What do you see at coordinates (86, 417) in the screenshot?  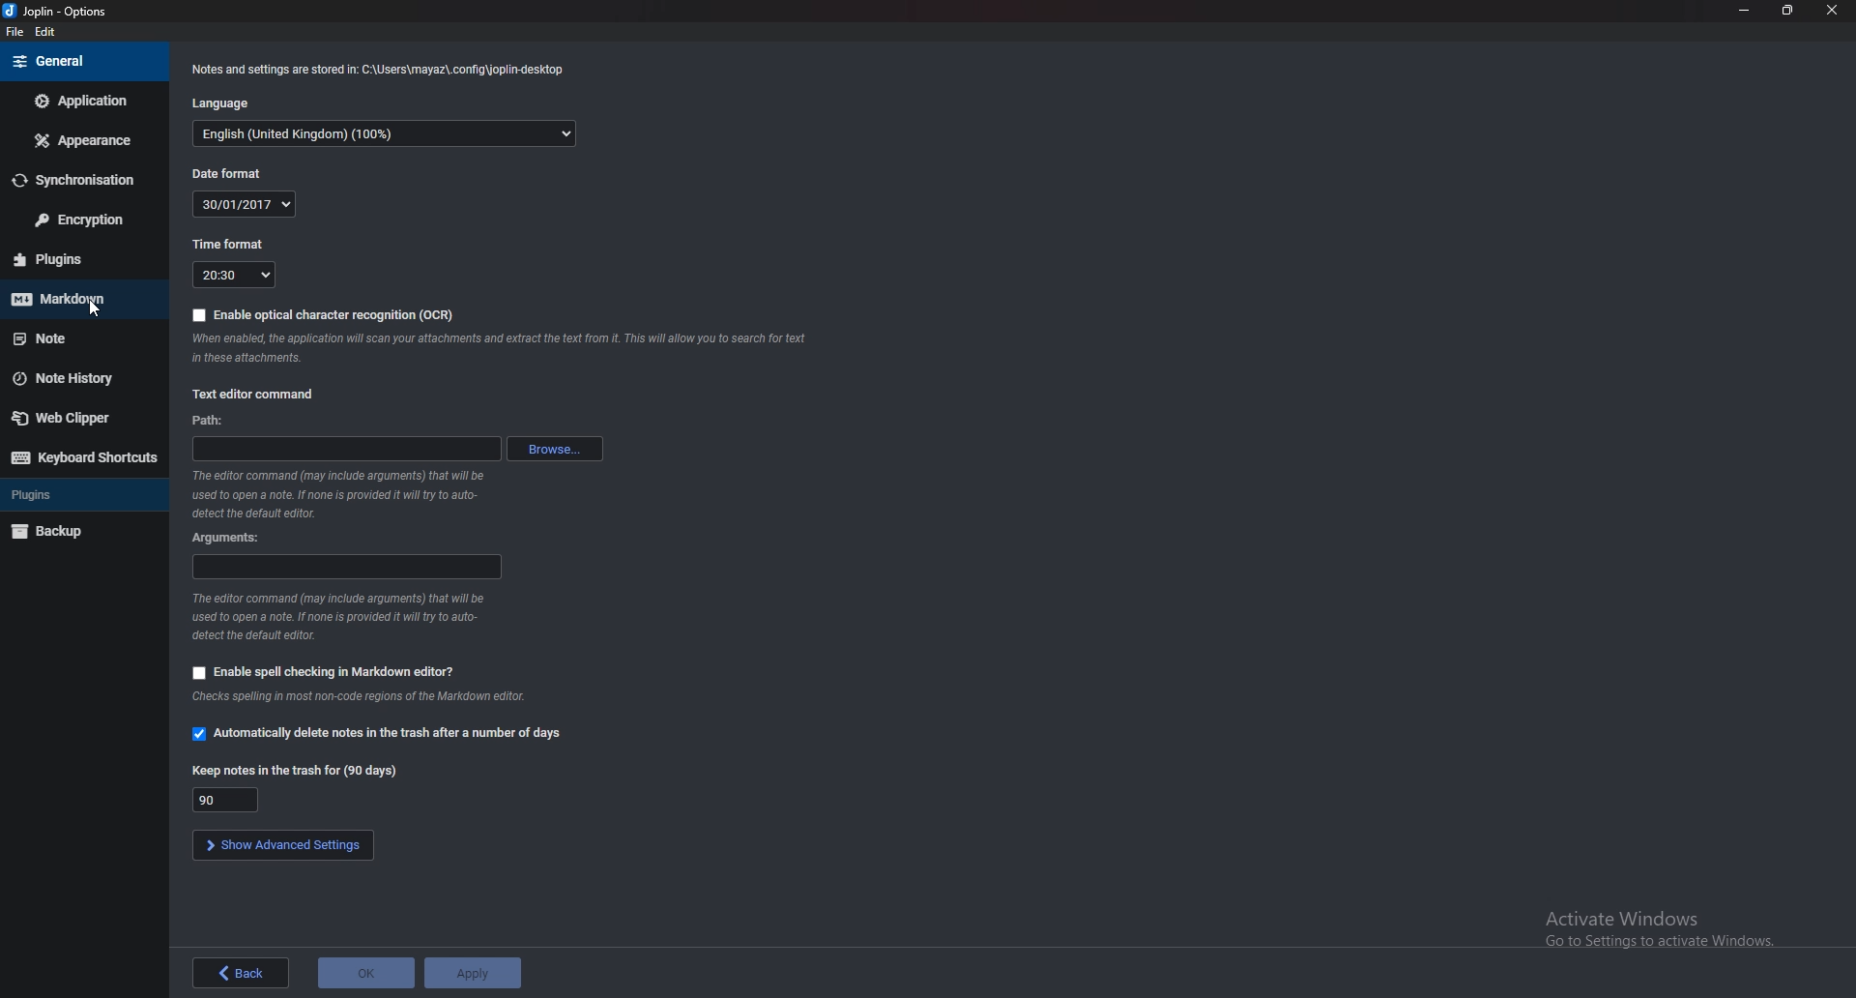 I see `Webclipper` at bounding box center [86, 417].